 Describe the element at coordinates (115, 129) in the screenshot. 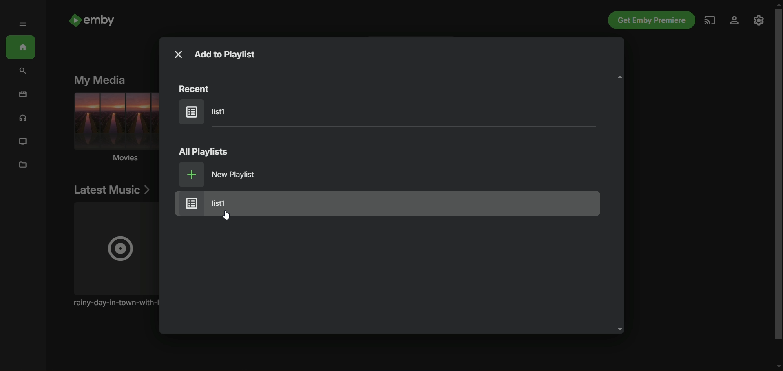

I see `movies` at that location.